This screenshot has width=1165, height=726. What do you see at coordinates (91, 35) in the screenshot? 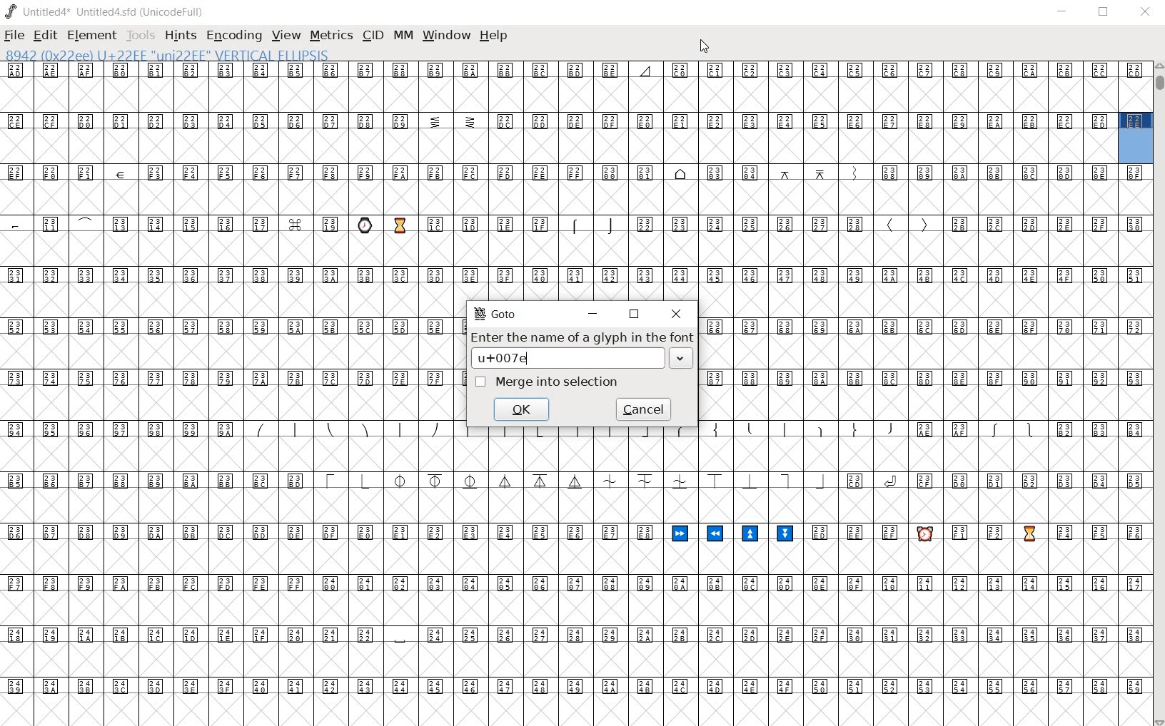
I see `ELEMENT` at bounding box center [91, 35].